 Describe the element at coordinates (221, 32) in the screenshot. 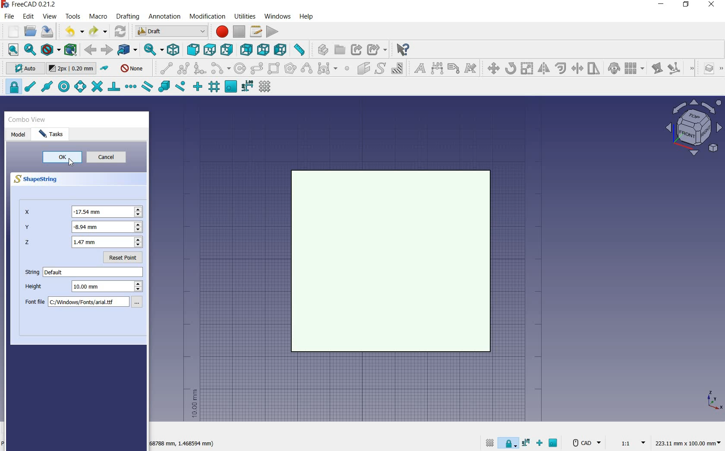

I see `macro recording` at that location.